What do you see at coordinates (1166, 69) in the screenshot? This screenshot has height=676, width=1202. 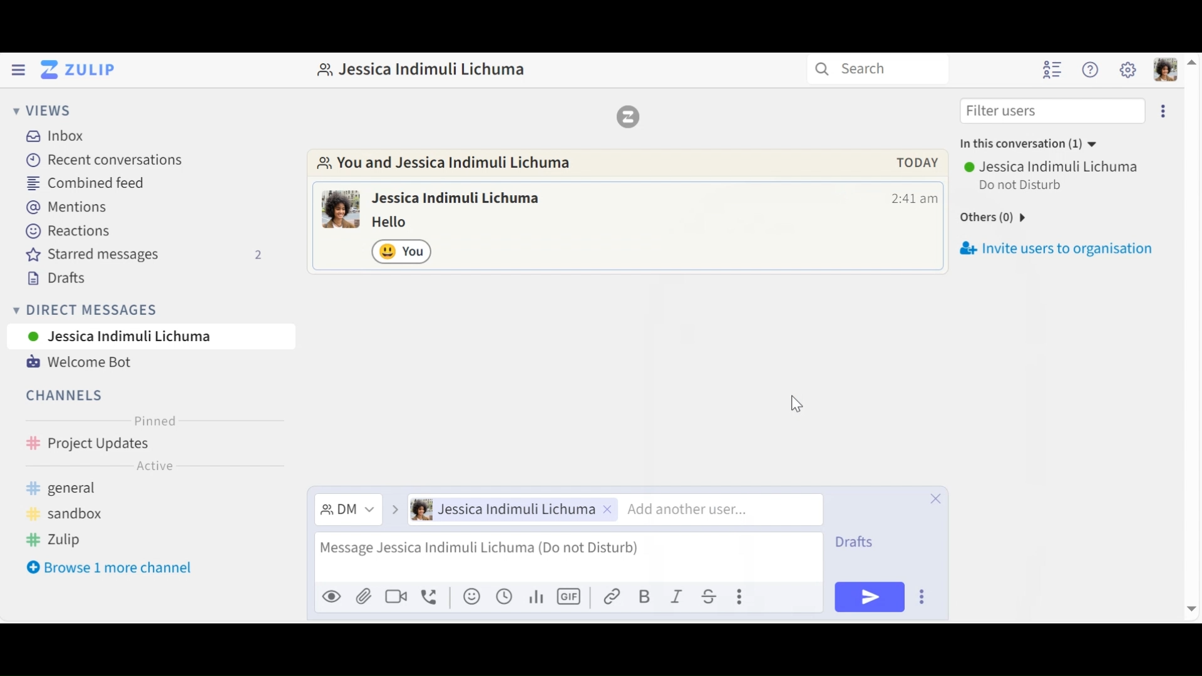 I see `Personal menu` at bounding box center [1166, 69].